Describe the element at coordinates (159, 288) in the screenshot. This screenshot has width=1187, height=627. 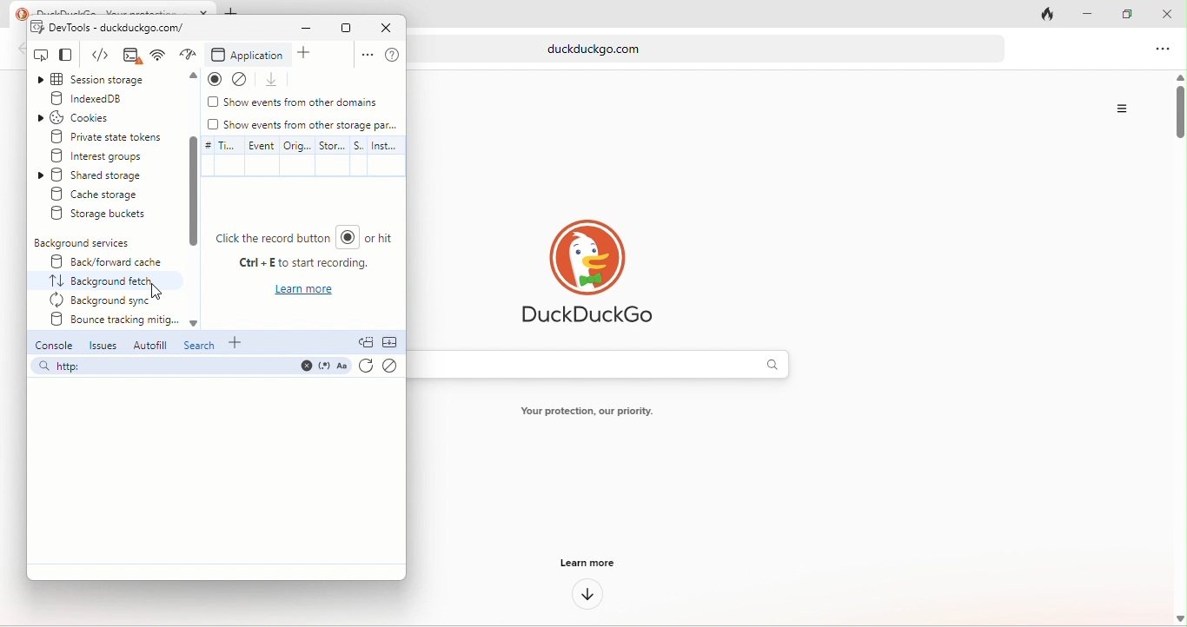
I see `cursor movement` at that location.